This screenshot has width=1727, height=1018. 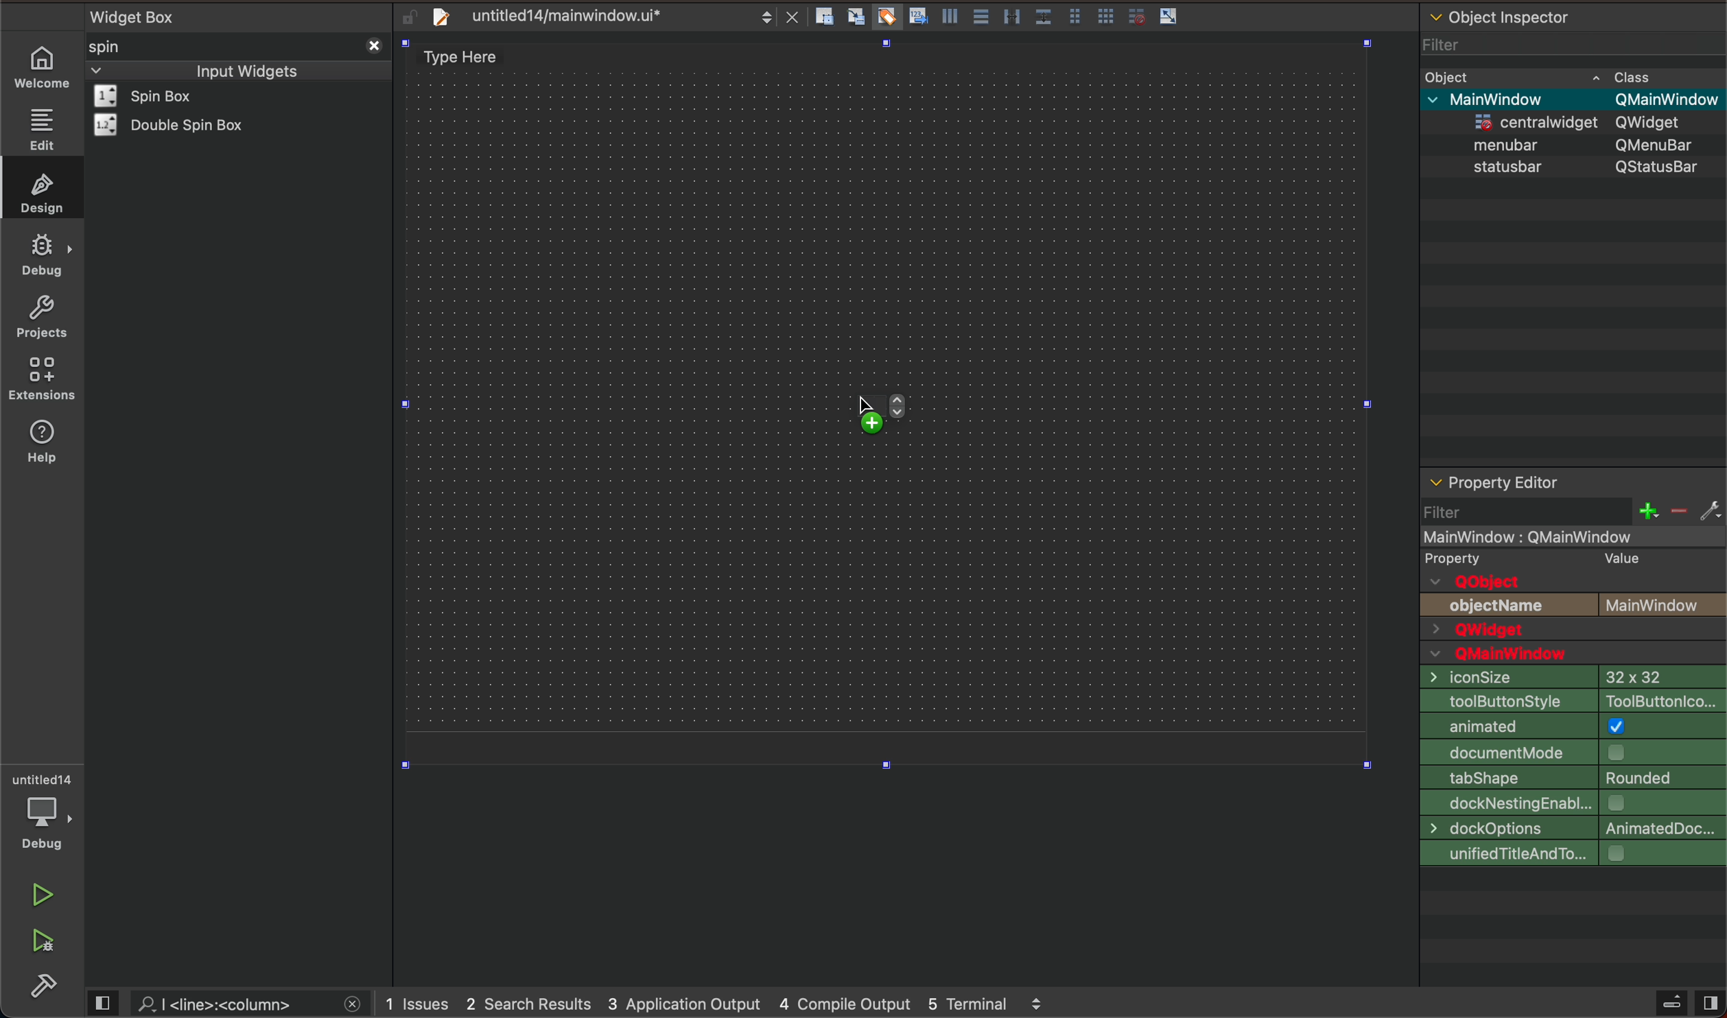 I want to click on WELCOME, so click(x=43, y=68).